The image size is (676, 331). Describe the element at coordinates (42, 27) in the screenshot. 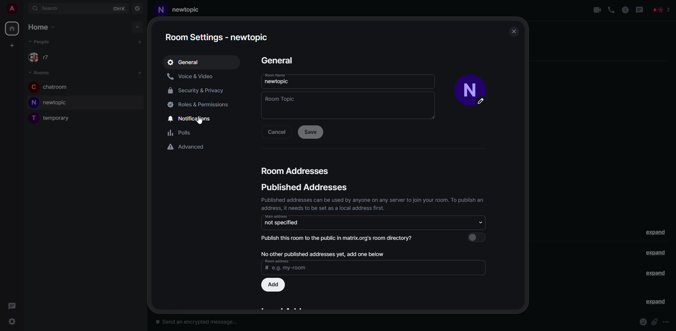

I see `home` at that location.